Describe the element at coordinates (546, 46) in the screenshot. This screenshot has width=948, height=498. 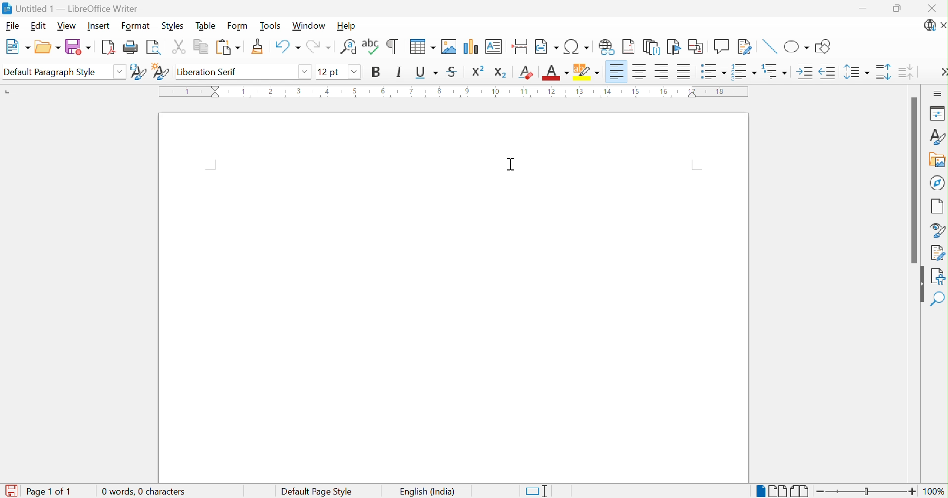
I see `Insert field` at that location.